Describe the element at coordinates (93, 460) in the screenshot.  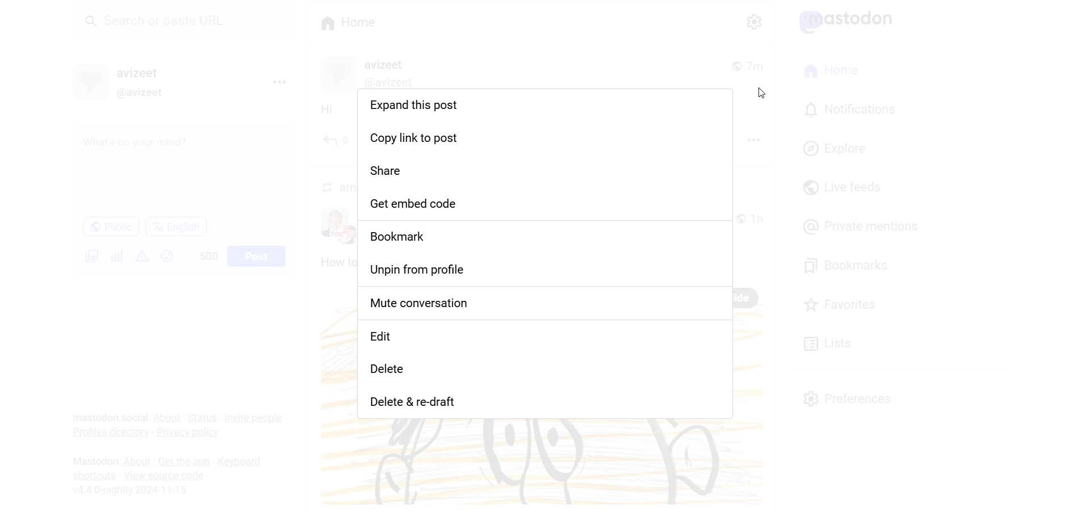
I see `Text` at that location.